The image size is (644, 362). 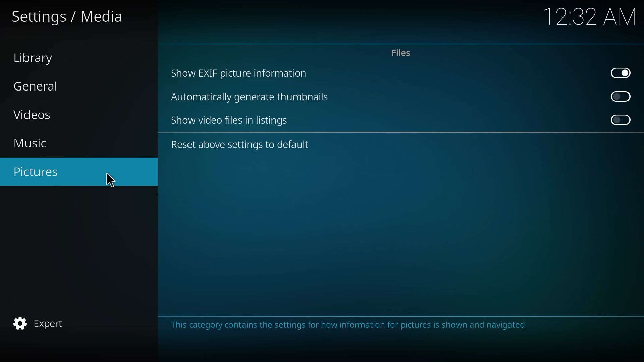 I want to click on info, so click(x=354, y=325).